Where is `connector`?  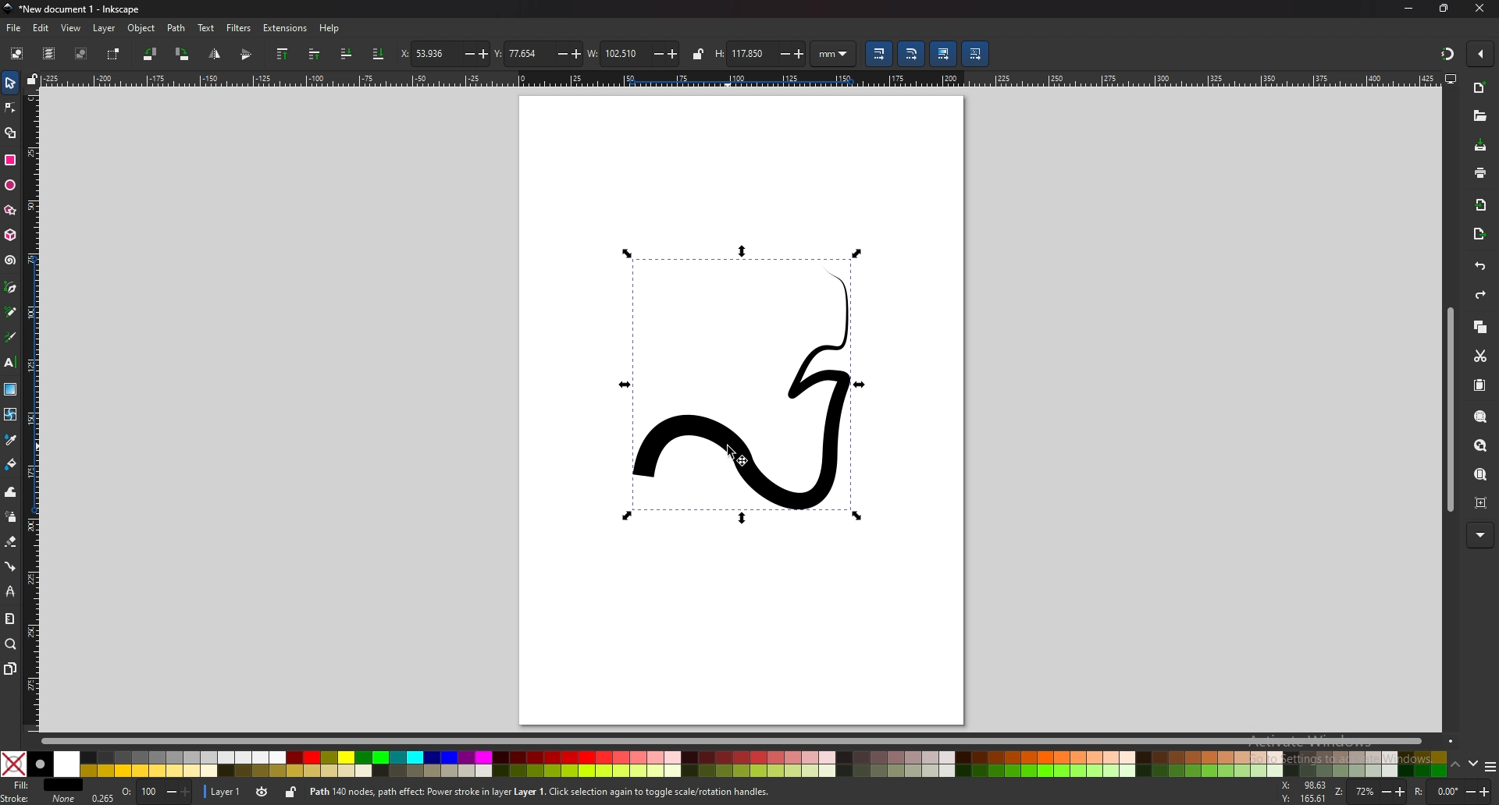
connector is located at coordinates (11, 566).